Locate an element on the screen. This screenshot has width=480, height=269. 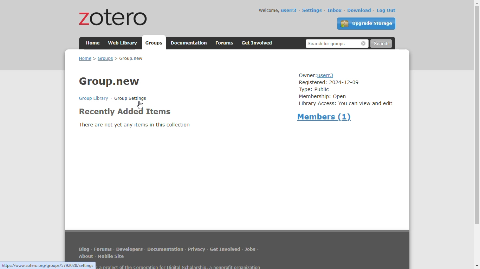
library access: you can view and edit is located at coordinates (346, 104).